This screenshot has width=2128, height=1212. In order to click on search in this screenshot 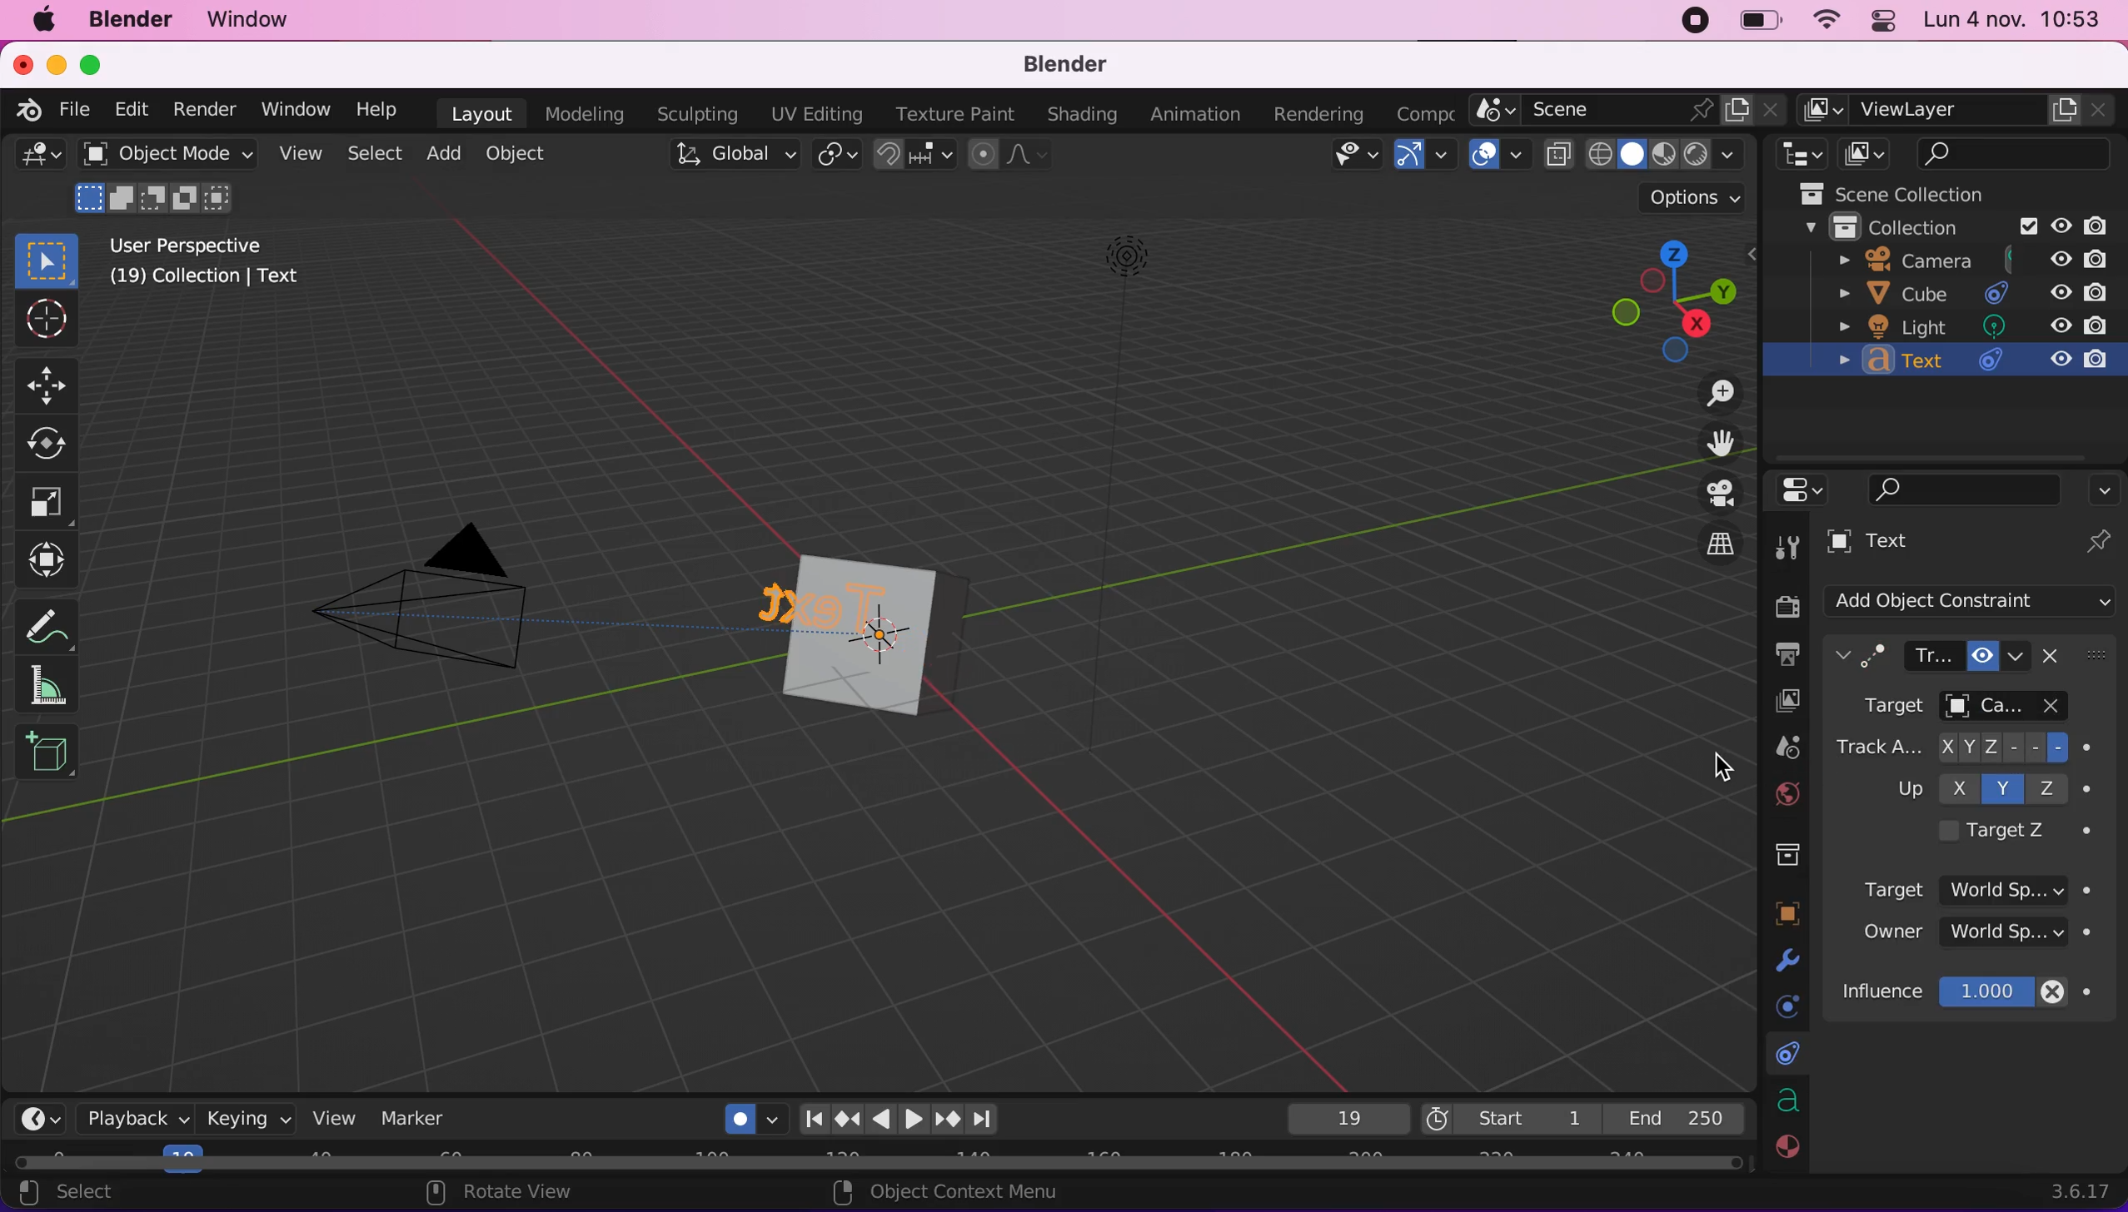, I will do `click(1966, 488)`.